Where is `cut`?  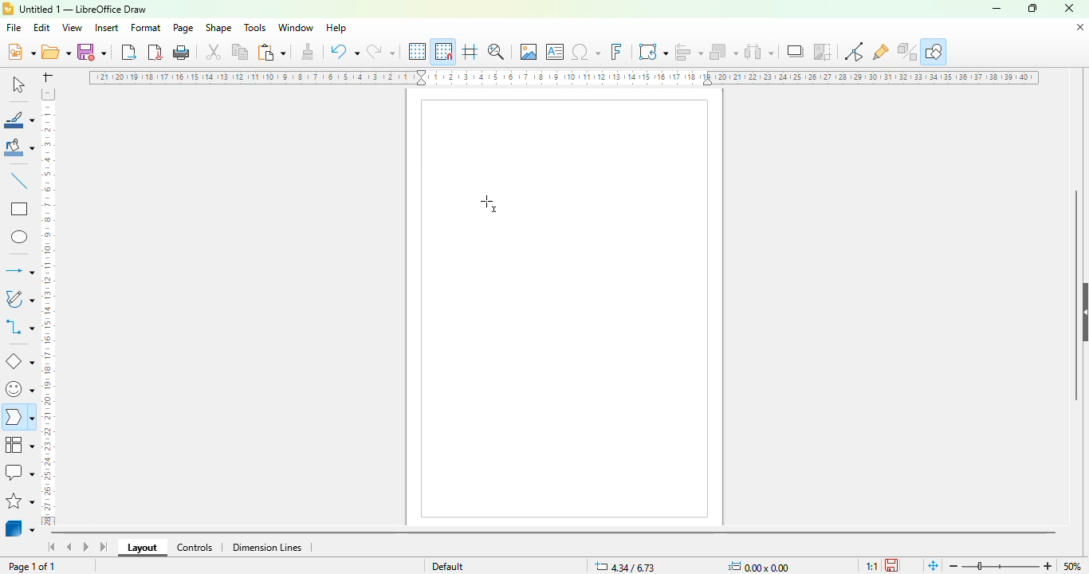 cut is located at coordinates (214, 52).